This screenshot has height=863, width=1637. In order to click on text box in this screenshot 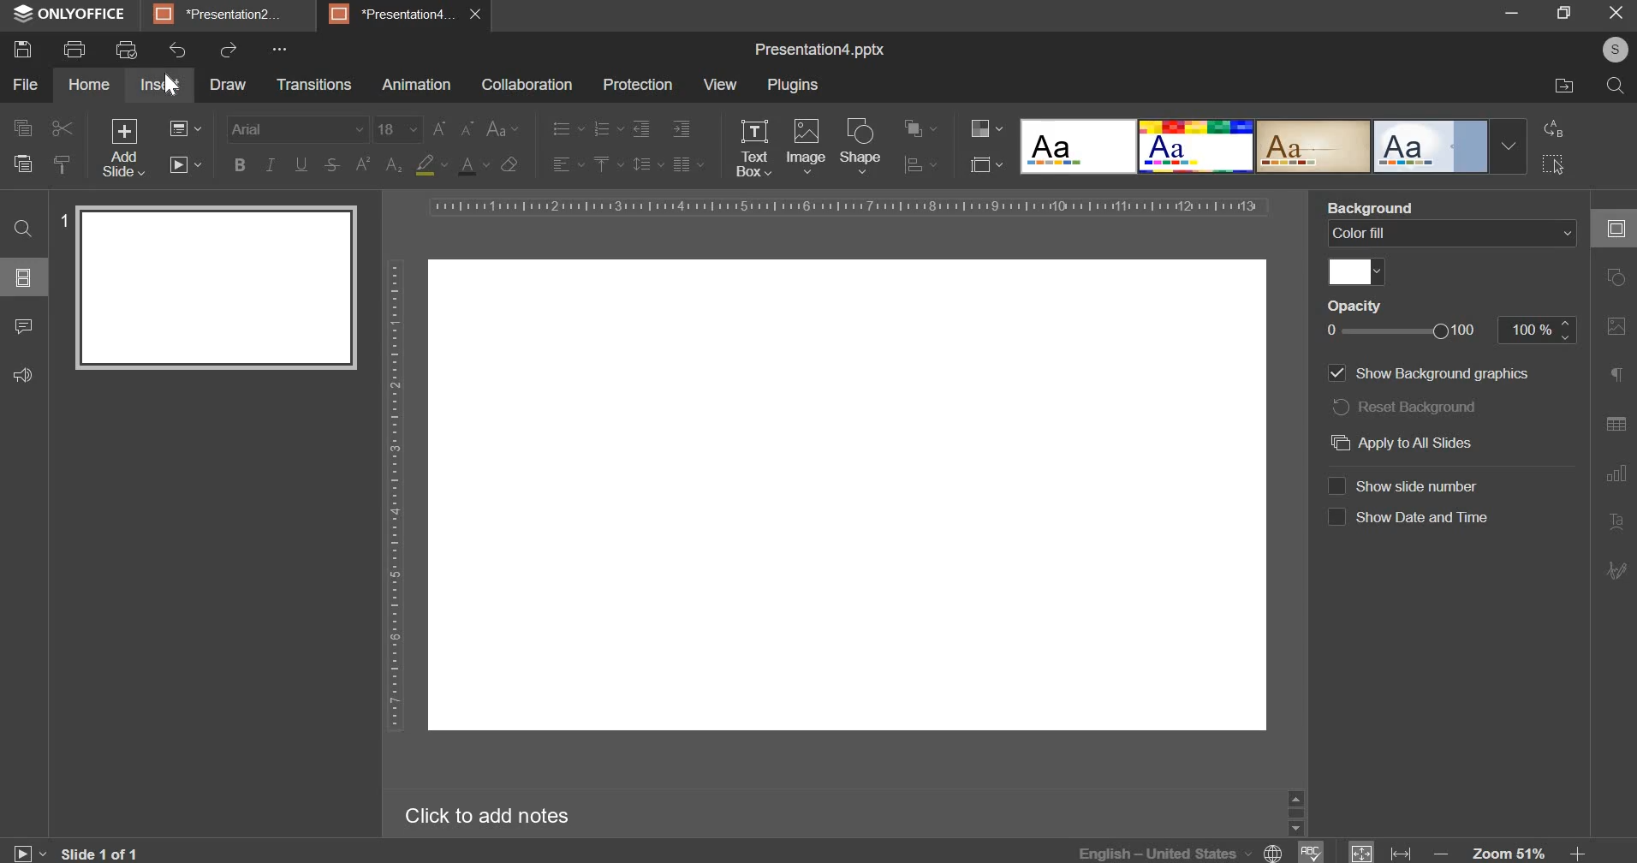, I will do `click(754, 148)`.